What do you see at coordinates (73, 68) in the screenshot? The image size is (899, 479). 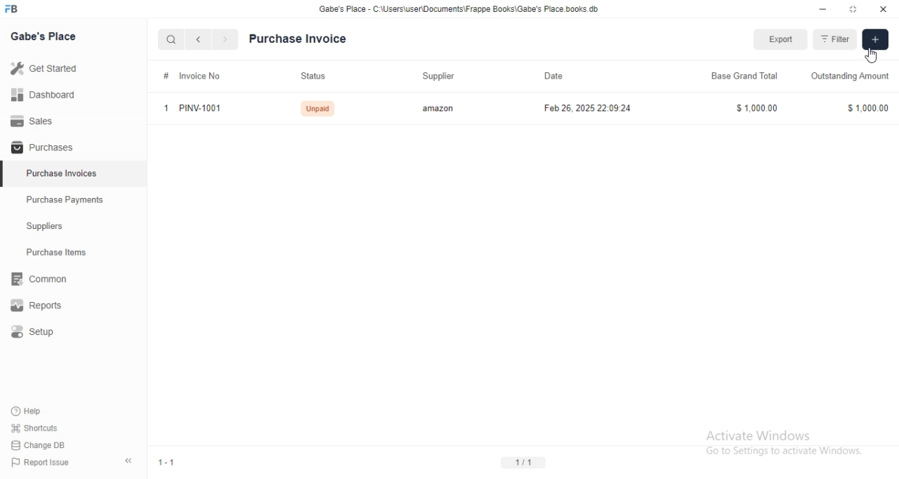 I see `Get Started` at bounding box center [73, 68].